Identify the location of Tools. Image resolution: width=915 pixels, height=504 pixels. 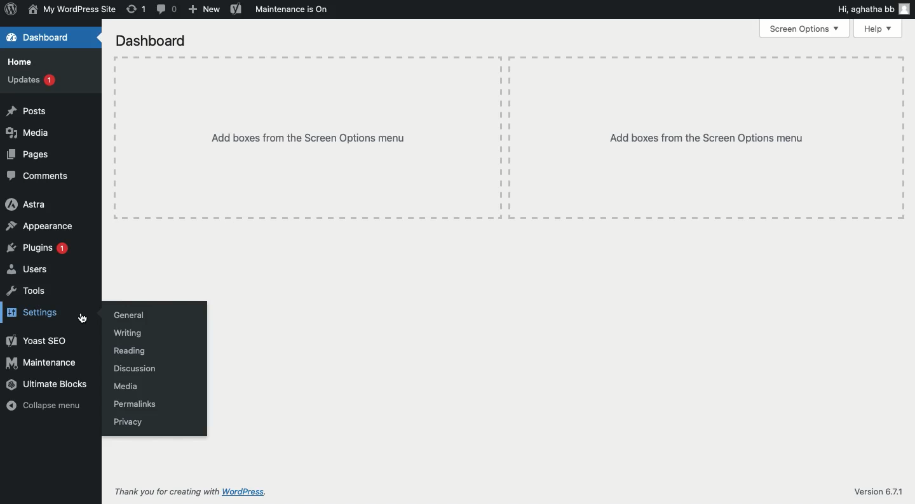
(27, 290).